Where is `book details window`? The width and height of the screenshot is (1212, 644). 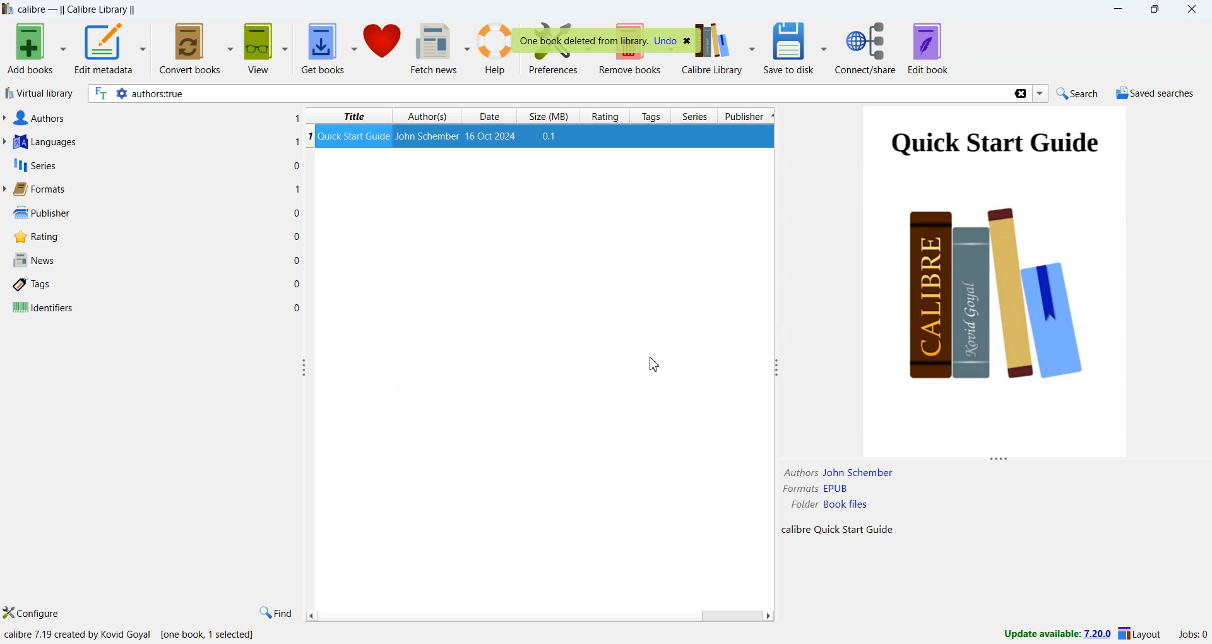 book details window is located at coordinates (994, 289).